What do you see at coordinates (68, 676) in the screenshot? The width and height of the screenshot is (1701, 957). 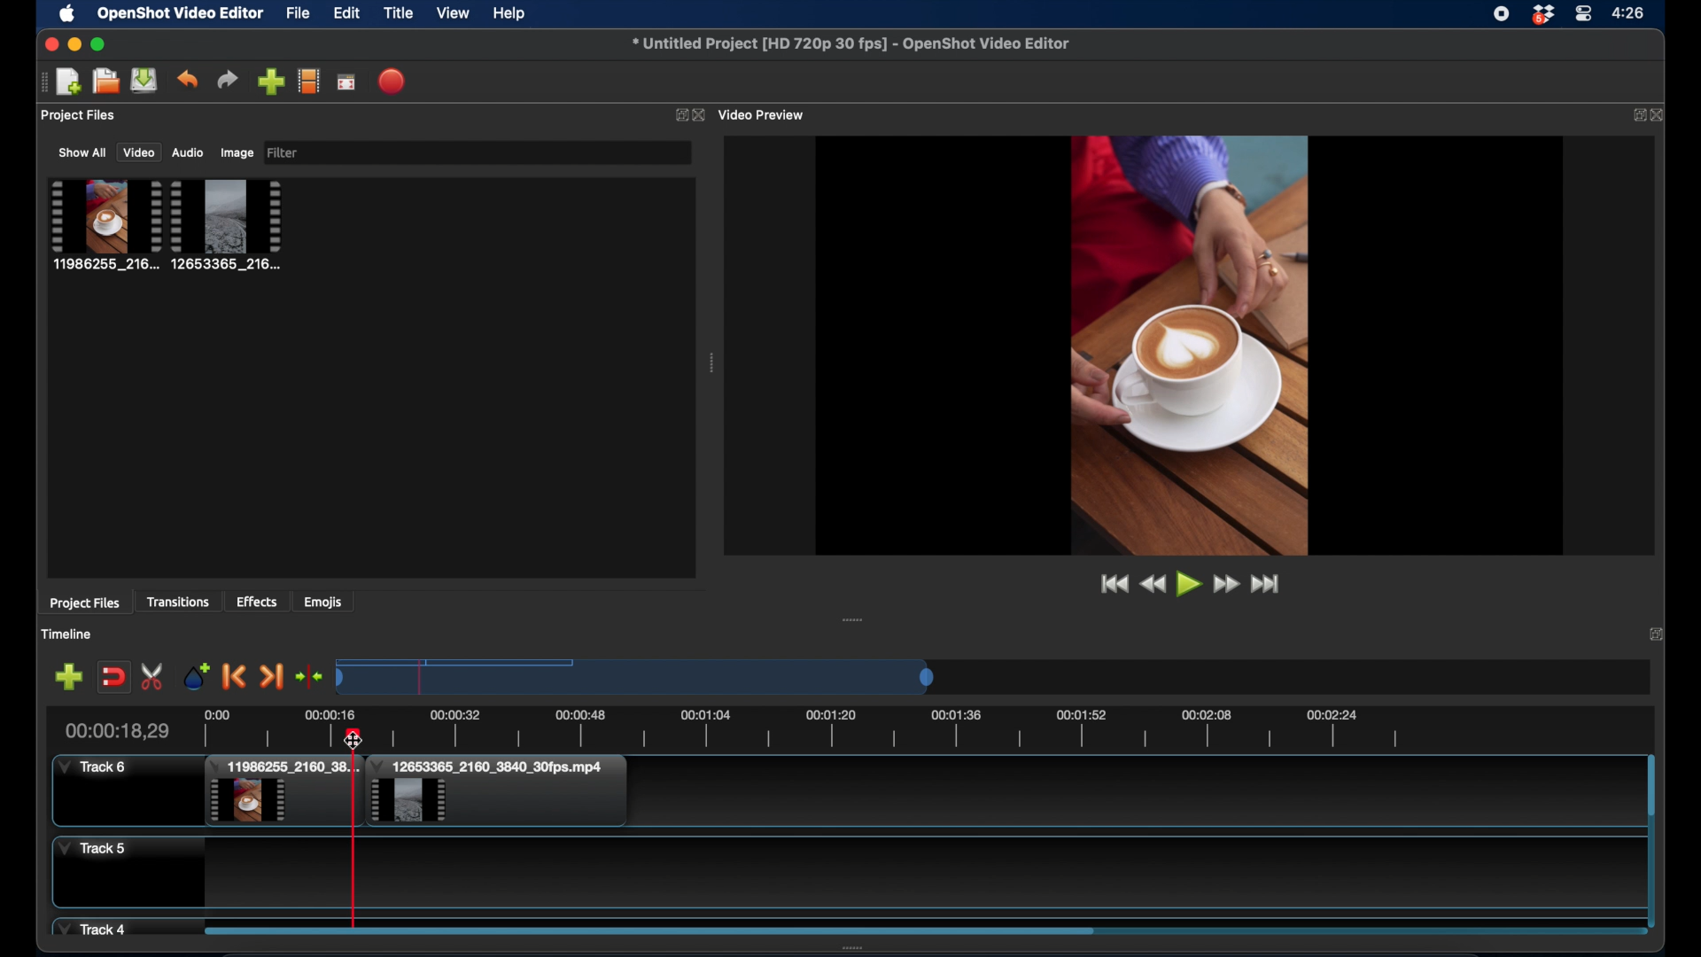 I see `add marker` at bounding box center [68, 676].